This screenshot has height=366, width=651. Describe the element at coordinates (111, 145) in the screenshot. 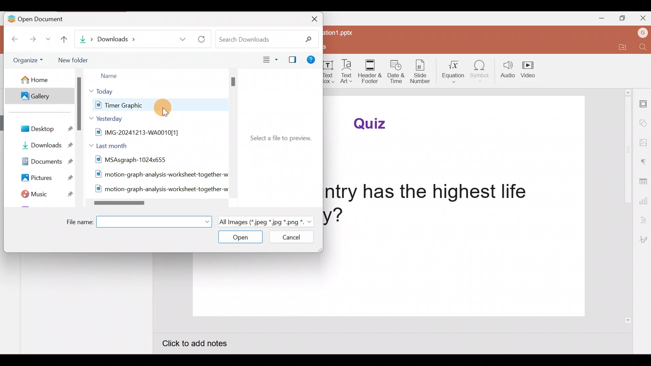

I see `Last month` at that location.